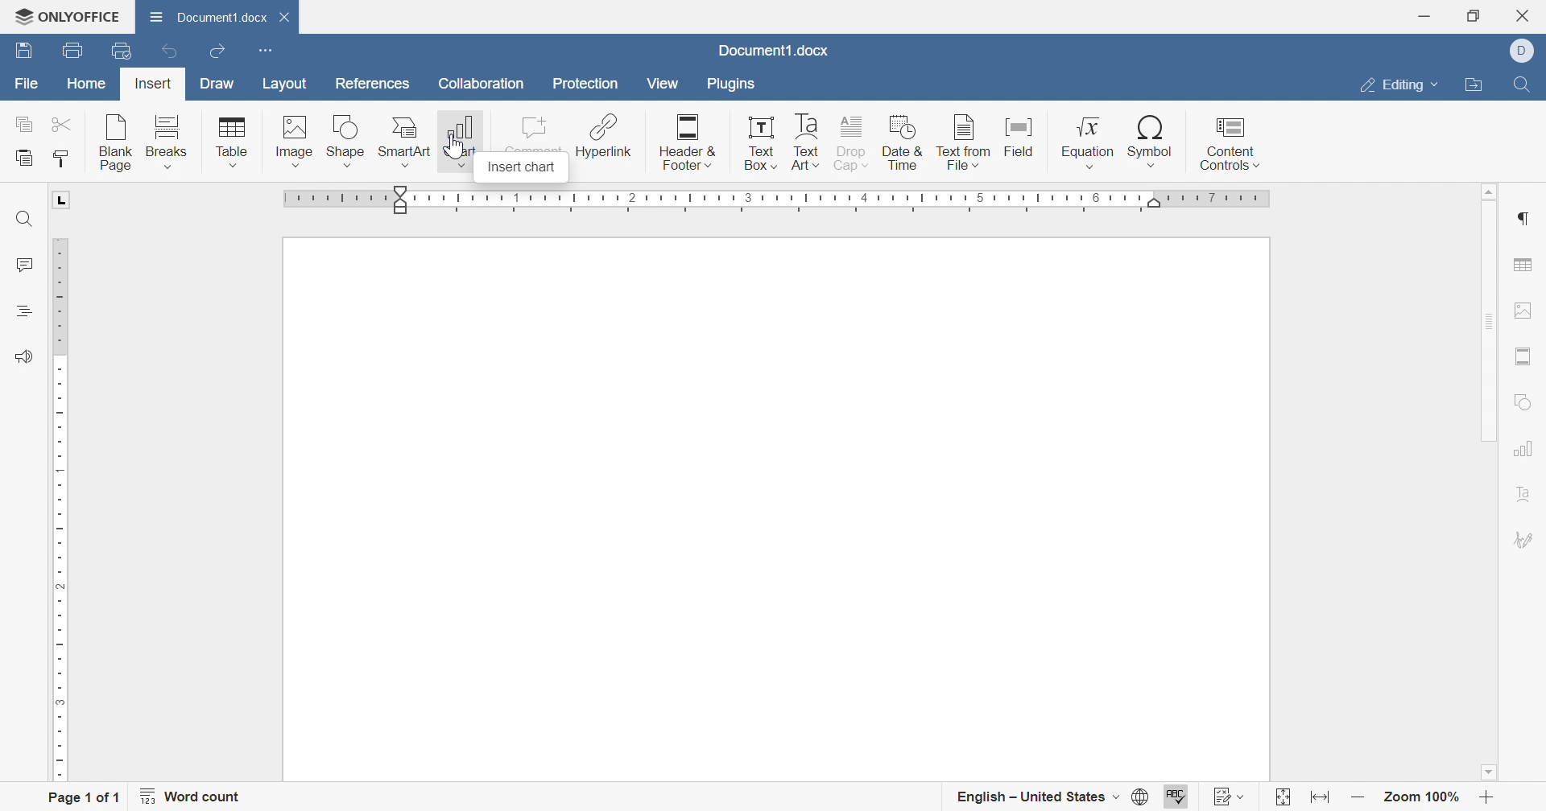 Image resolution: width=1546 pixels, height=811 pixels. I want to click on Undo, so click(167, 51).